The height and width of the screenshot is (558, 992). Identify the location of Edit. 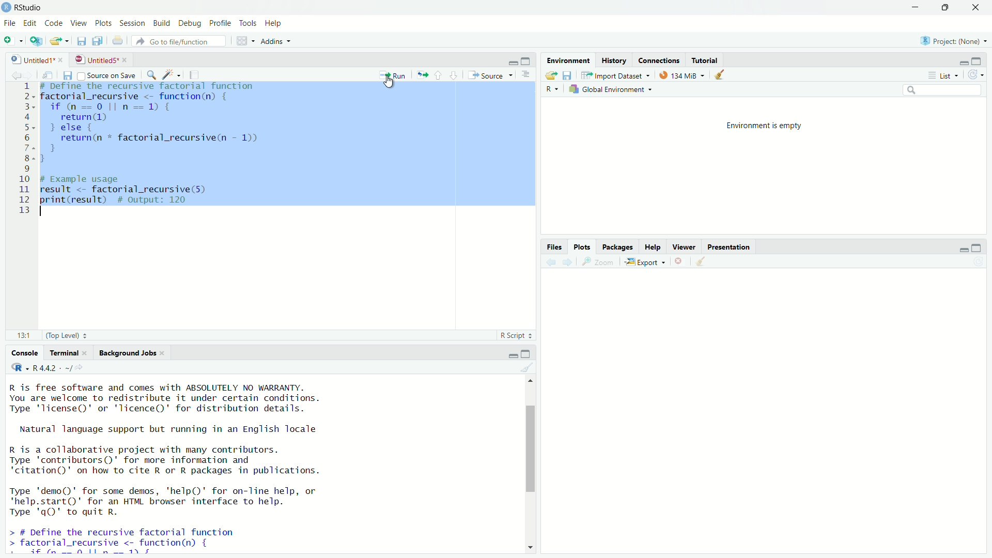
(29, 23).